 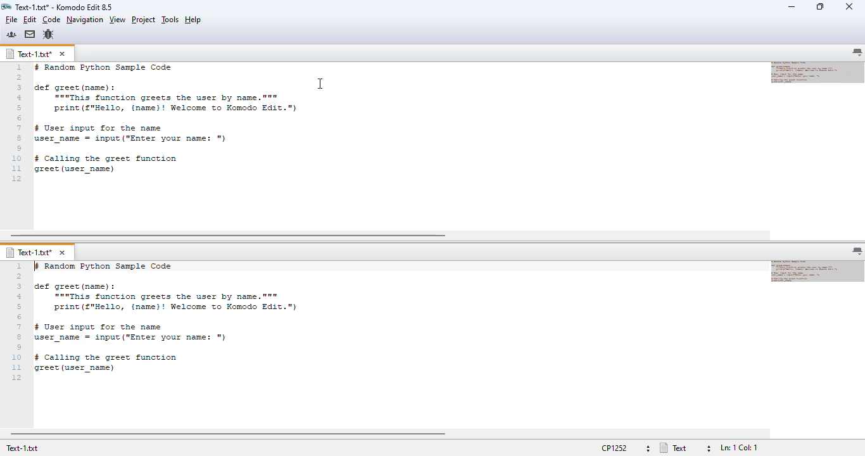 I want to click on komodo community, so click(x=11, y=34).